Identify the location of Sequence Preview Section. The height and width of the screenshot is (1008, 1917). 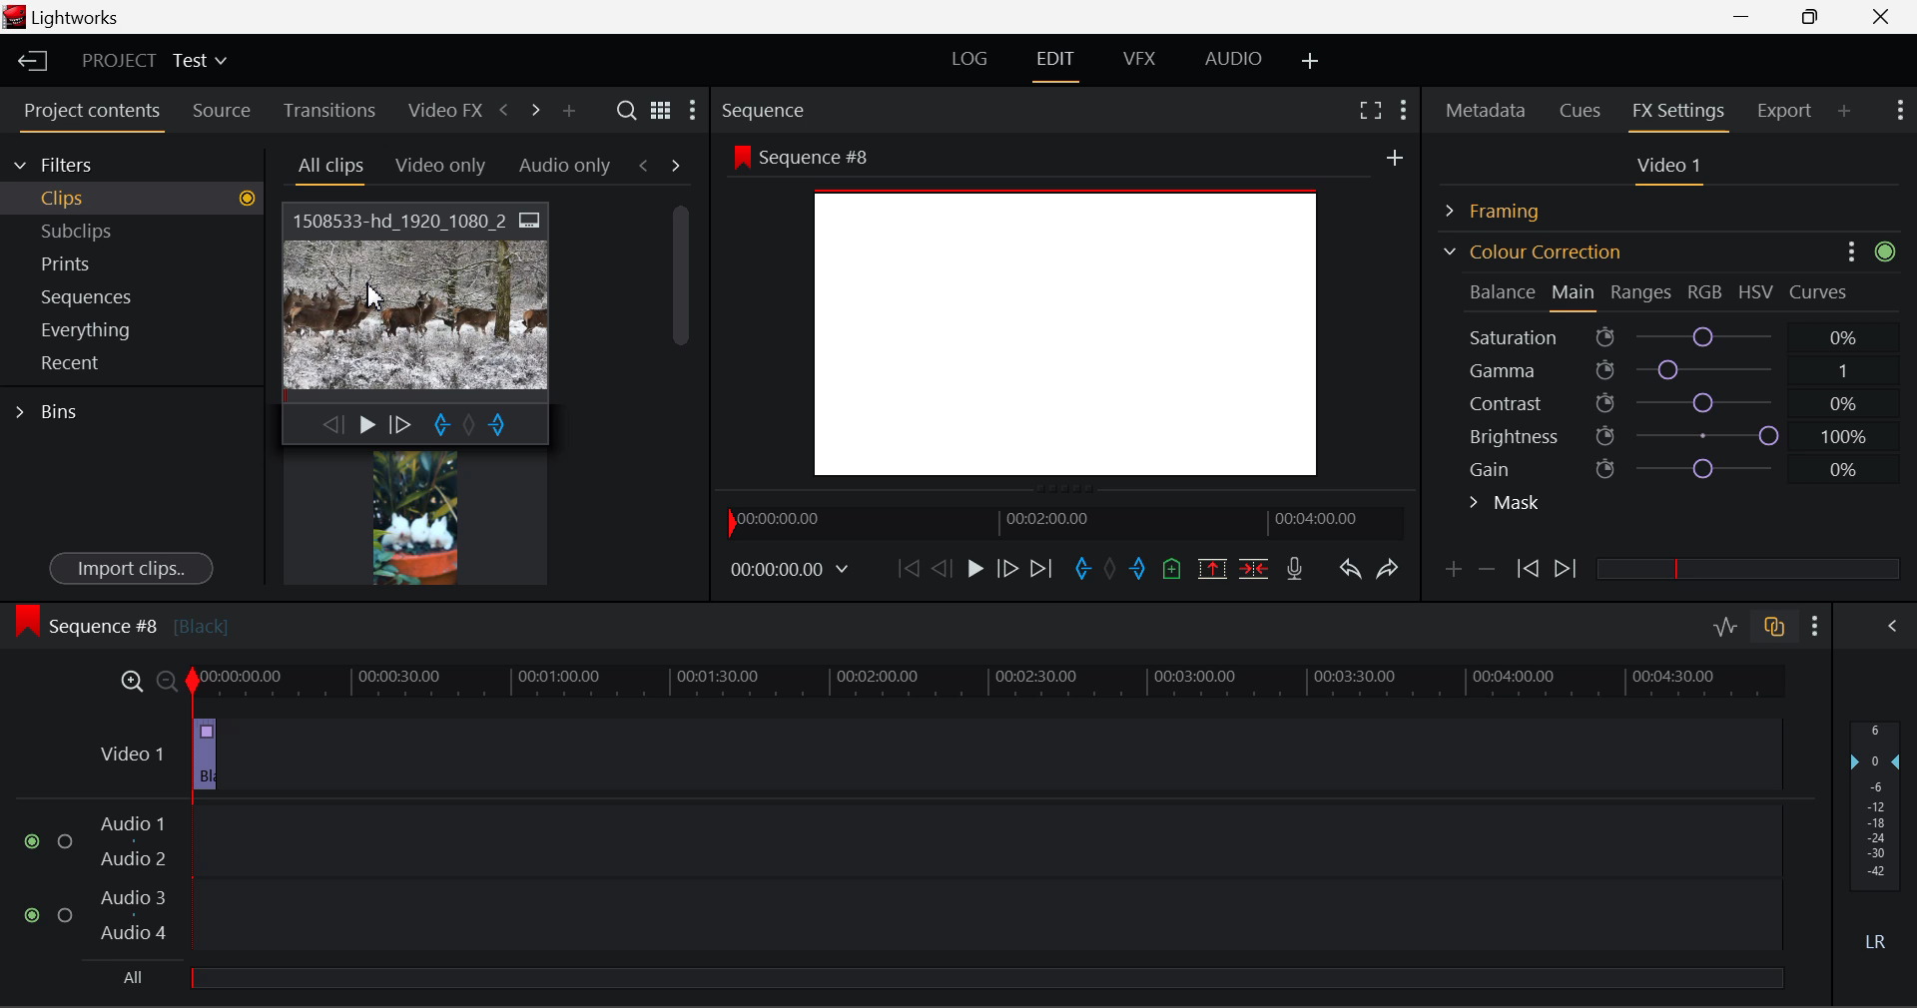
(769, 112).